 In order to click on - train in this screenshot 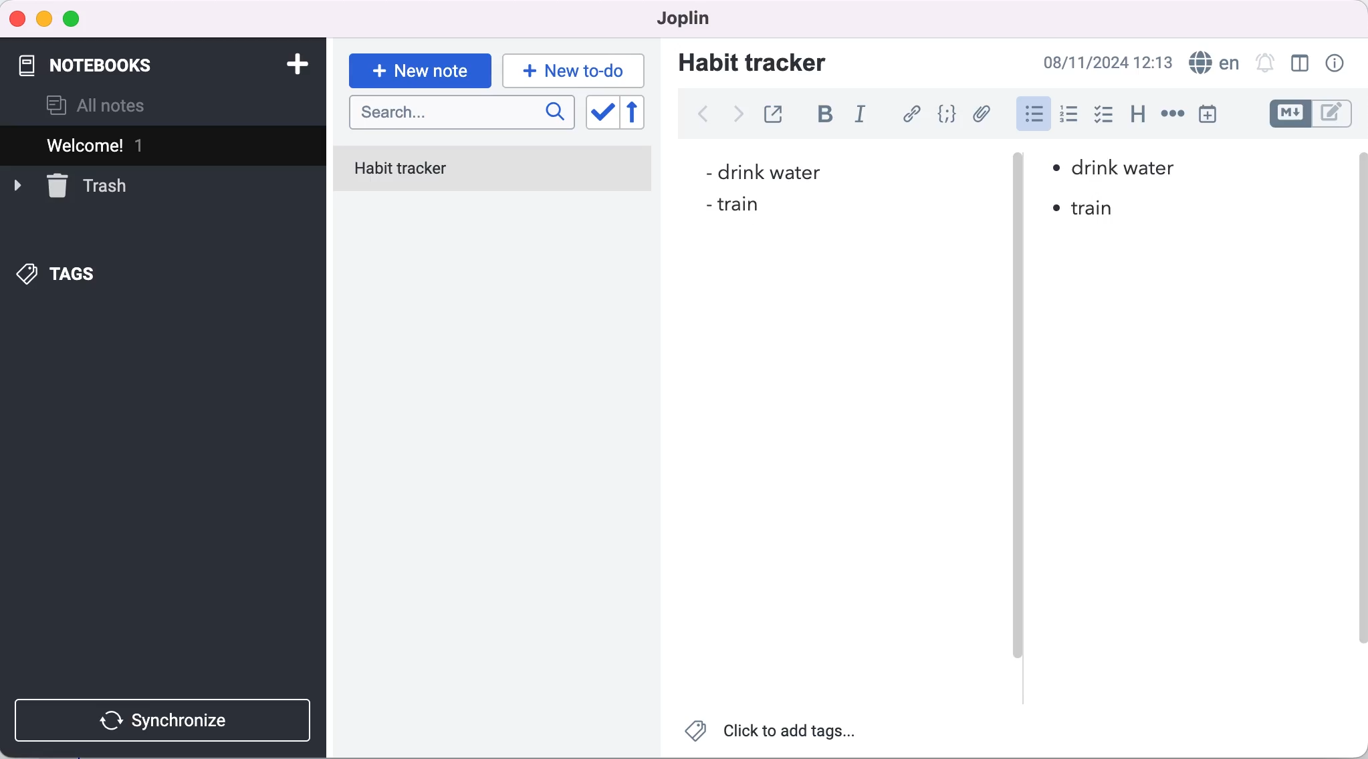, I will do `click(729, 206)`.